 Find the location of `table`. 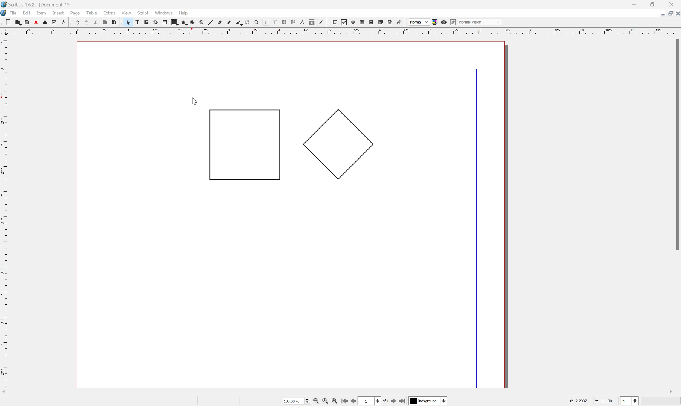

table is located at coordinates (93, 13).